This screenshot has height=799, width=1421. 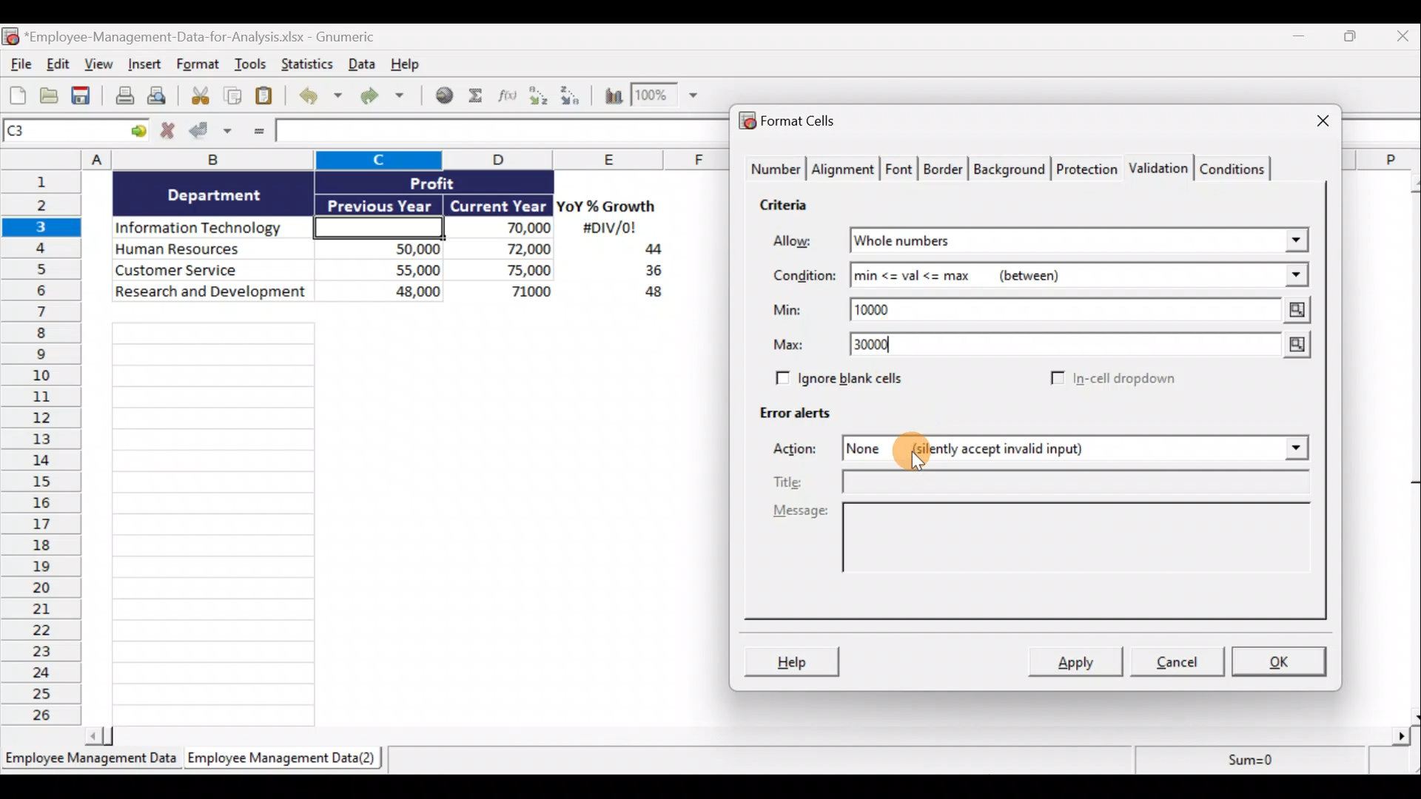 What do you see at coordinates (883, 309) in the screenshot?
I see `10000` at bounding box center [883, 309].